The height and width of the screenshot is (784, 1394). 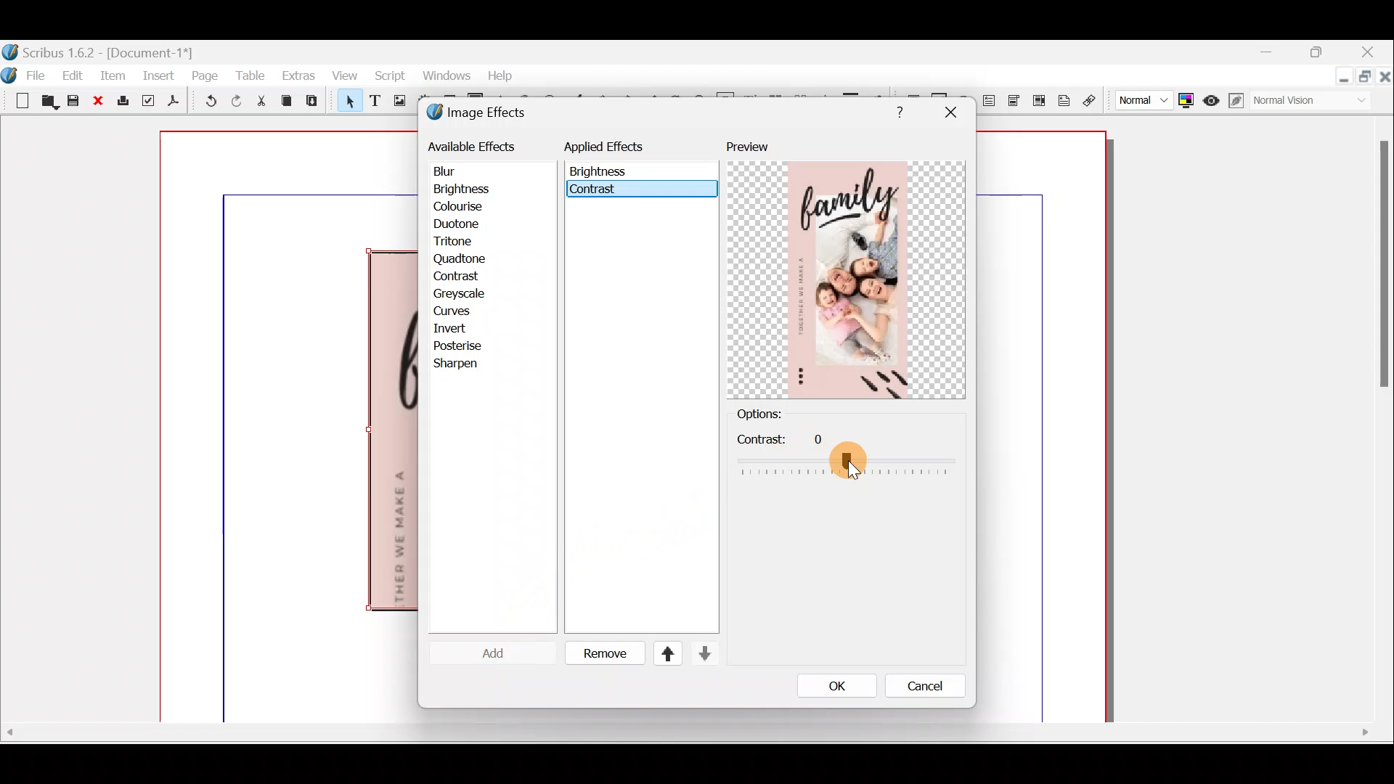 I want to click on New, so click(x=15, y=99).